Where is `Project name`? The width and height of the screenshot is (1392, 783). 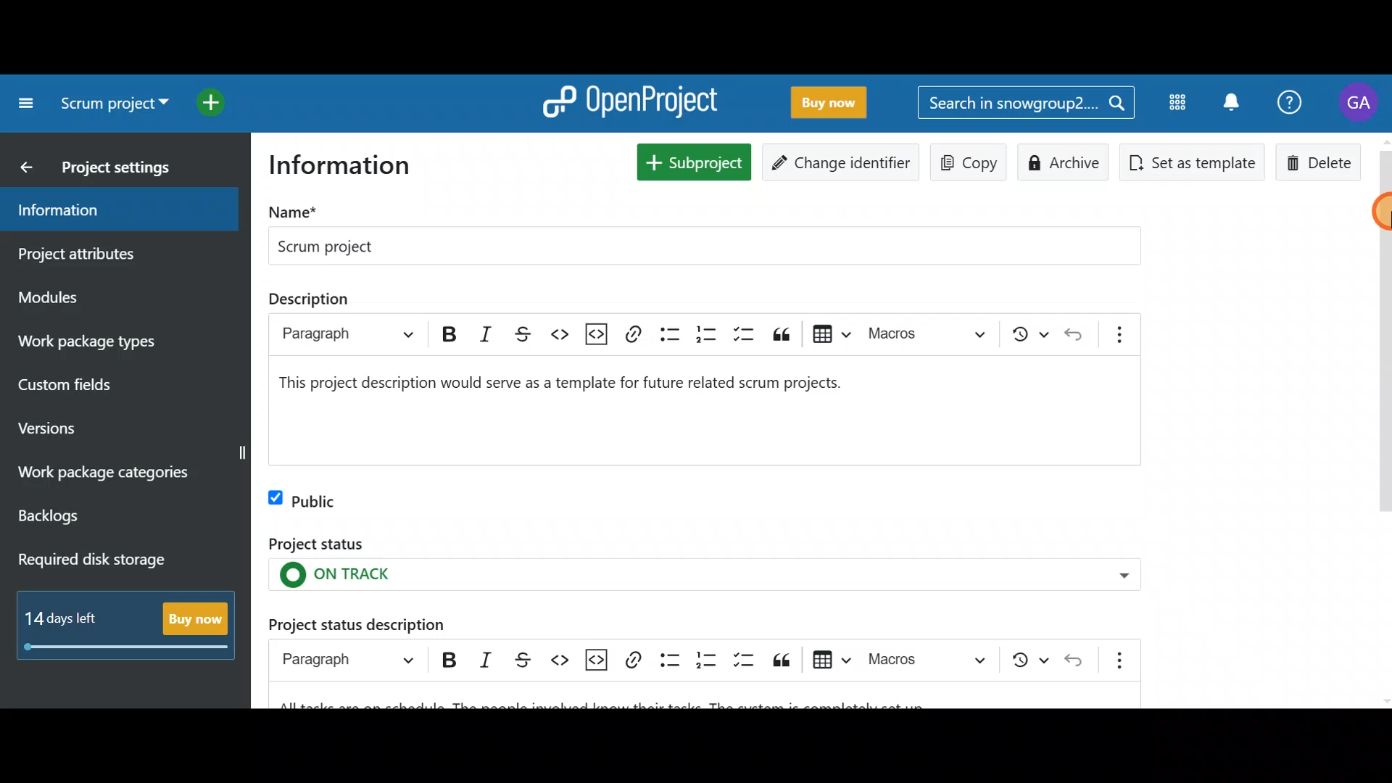
Project name is located at coordinates (700, 233).